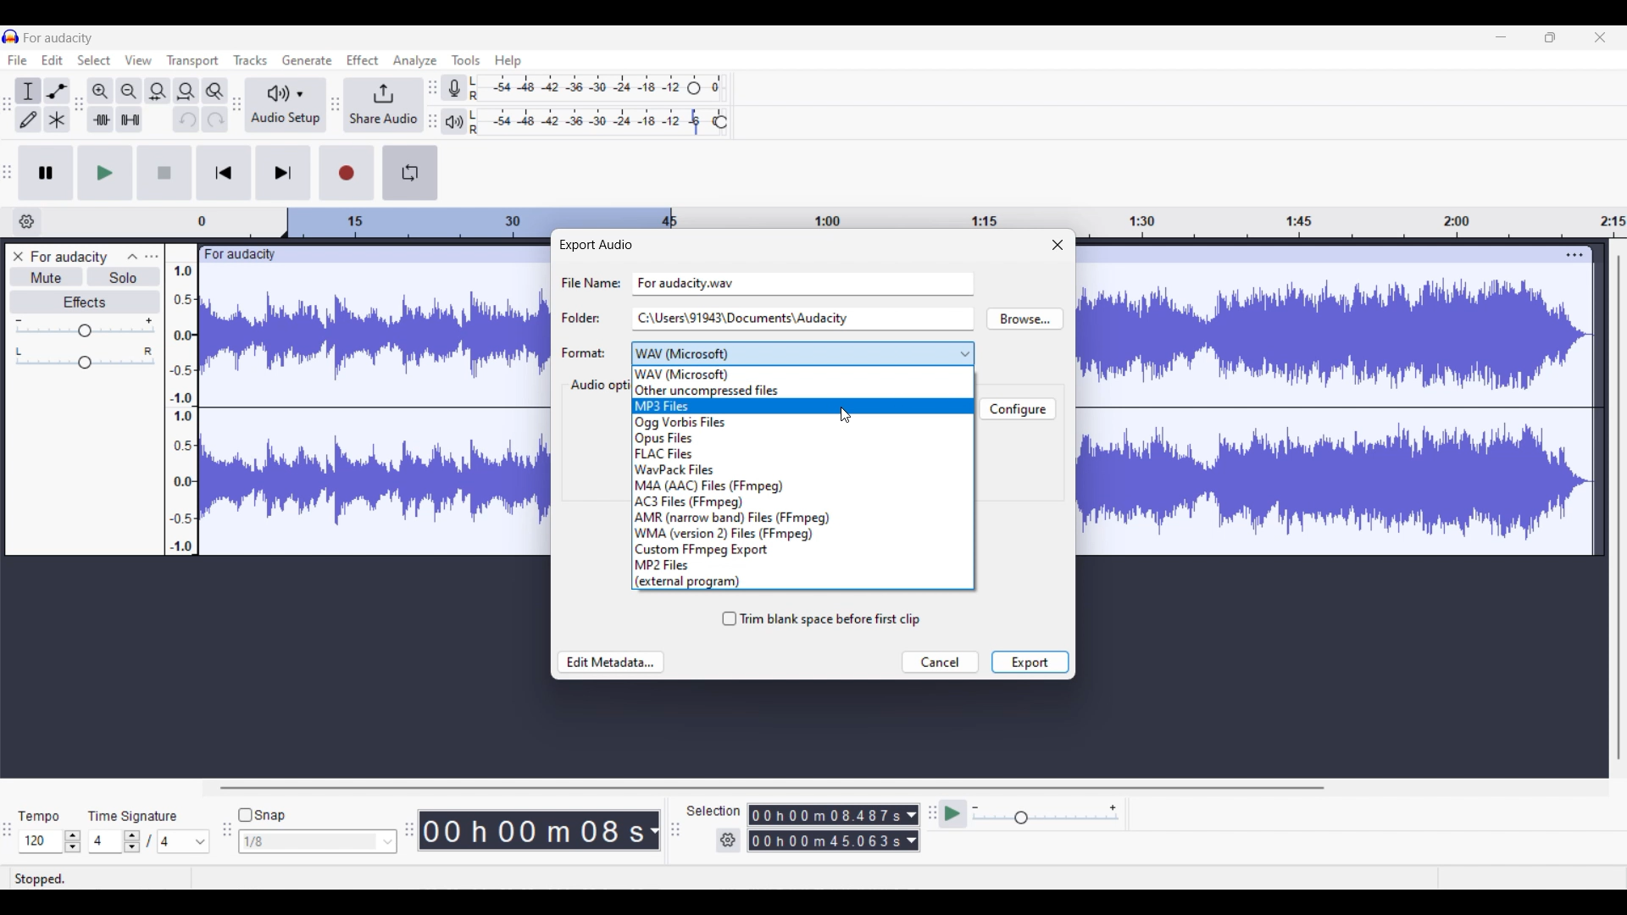 This screenshot has width=1627, height=915. I want to click on MP2 Files, so click(802, 564).